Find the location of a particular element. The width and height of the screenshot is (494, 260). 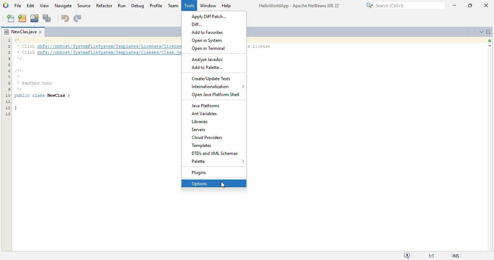

add to palette is located at coordinates (207, 68).